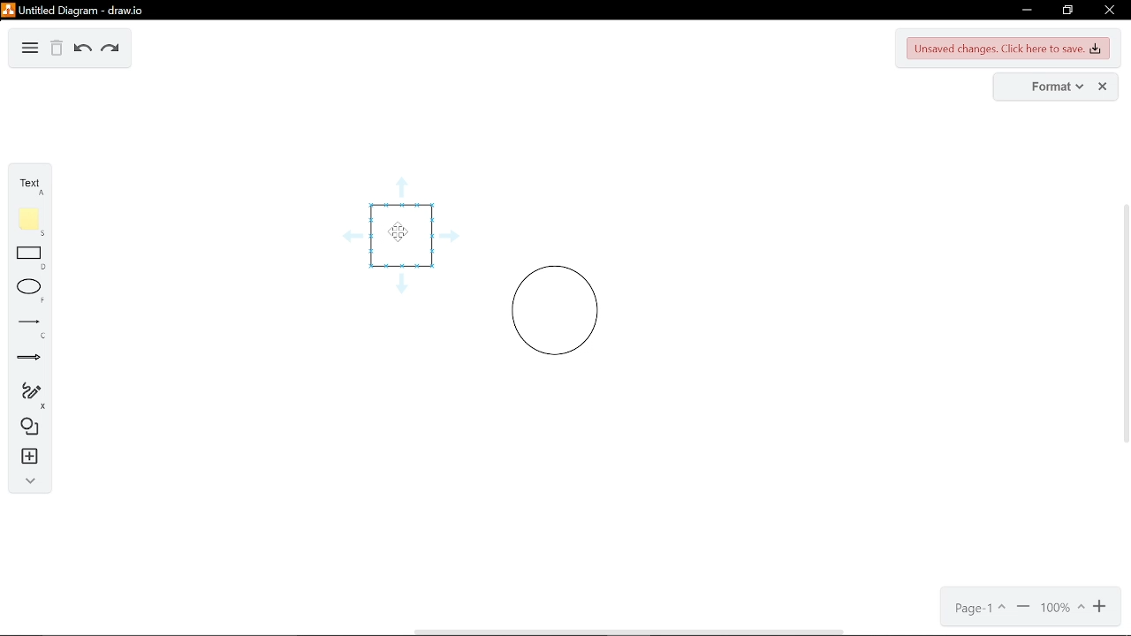 The width and height of the screenshot is (1131, 636). Describe the element at coordinates (627, 632) in the screenshot. I see `horizontal scrollbar` at that location.